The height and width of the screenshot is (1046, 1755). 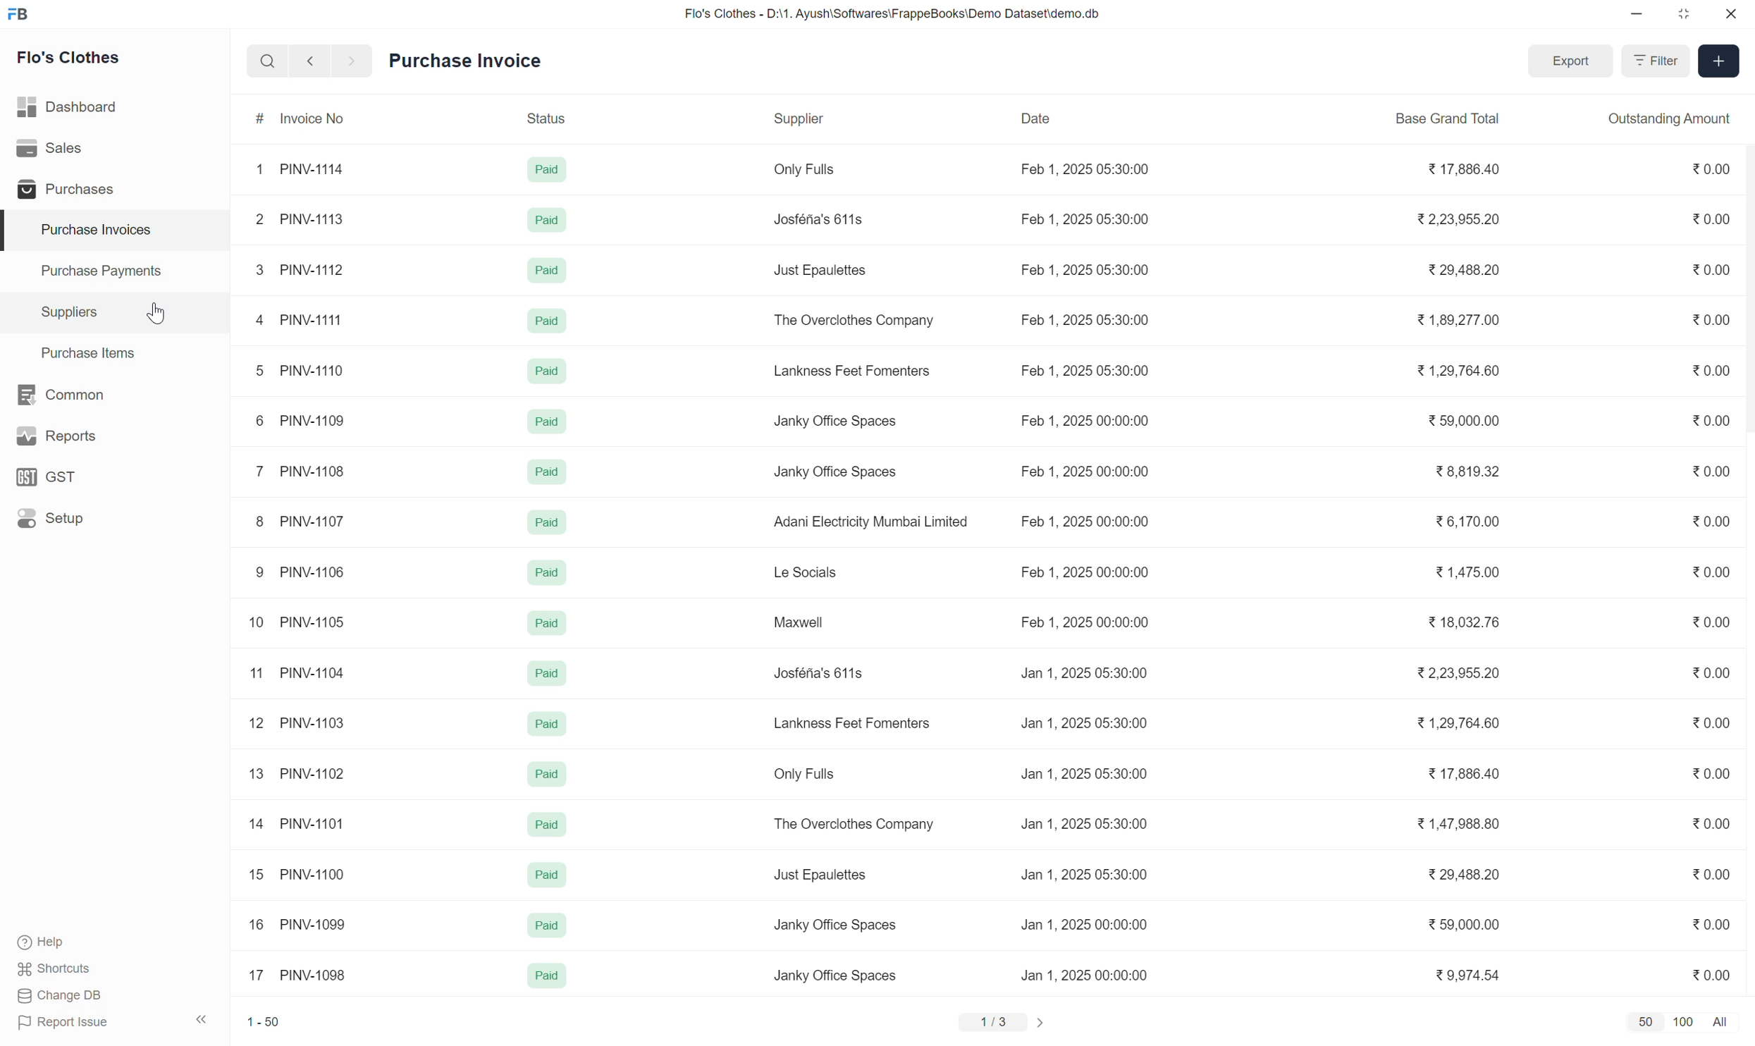 What do you see at coordinates (55, 942) in the screenshot?
I see `Help` at bounding box center [55, 942].